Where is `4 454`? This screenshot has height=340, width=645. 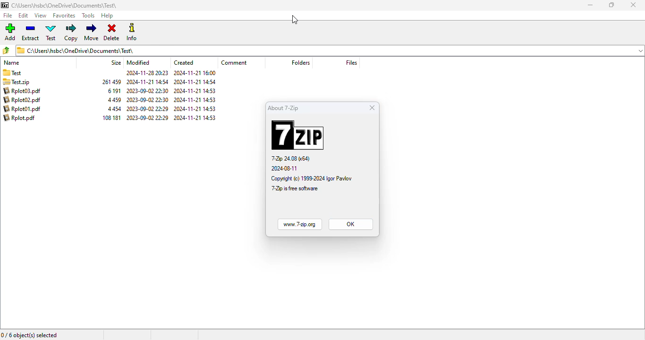
4 454 is located at coordinates (116, 109).